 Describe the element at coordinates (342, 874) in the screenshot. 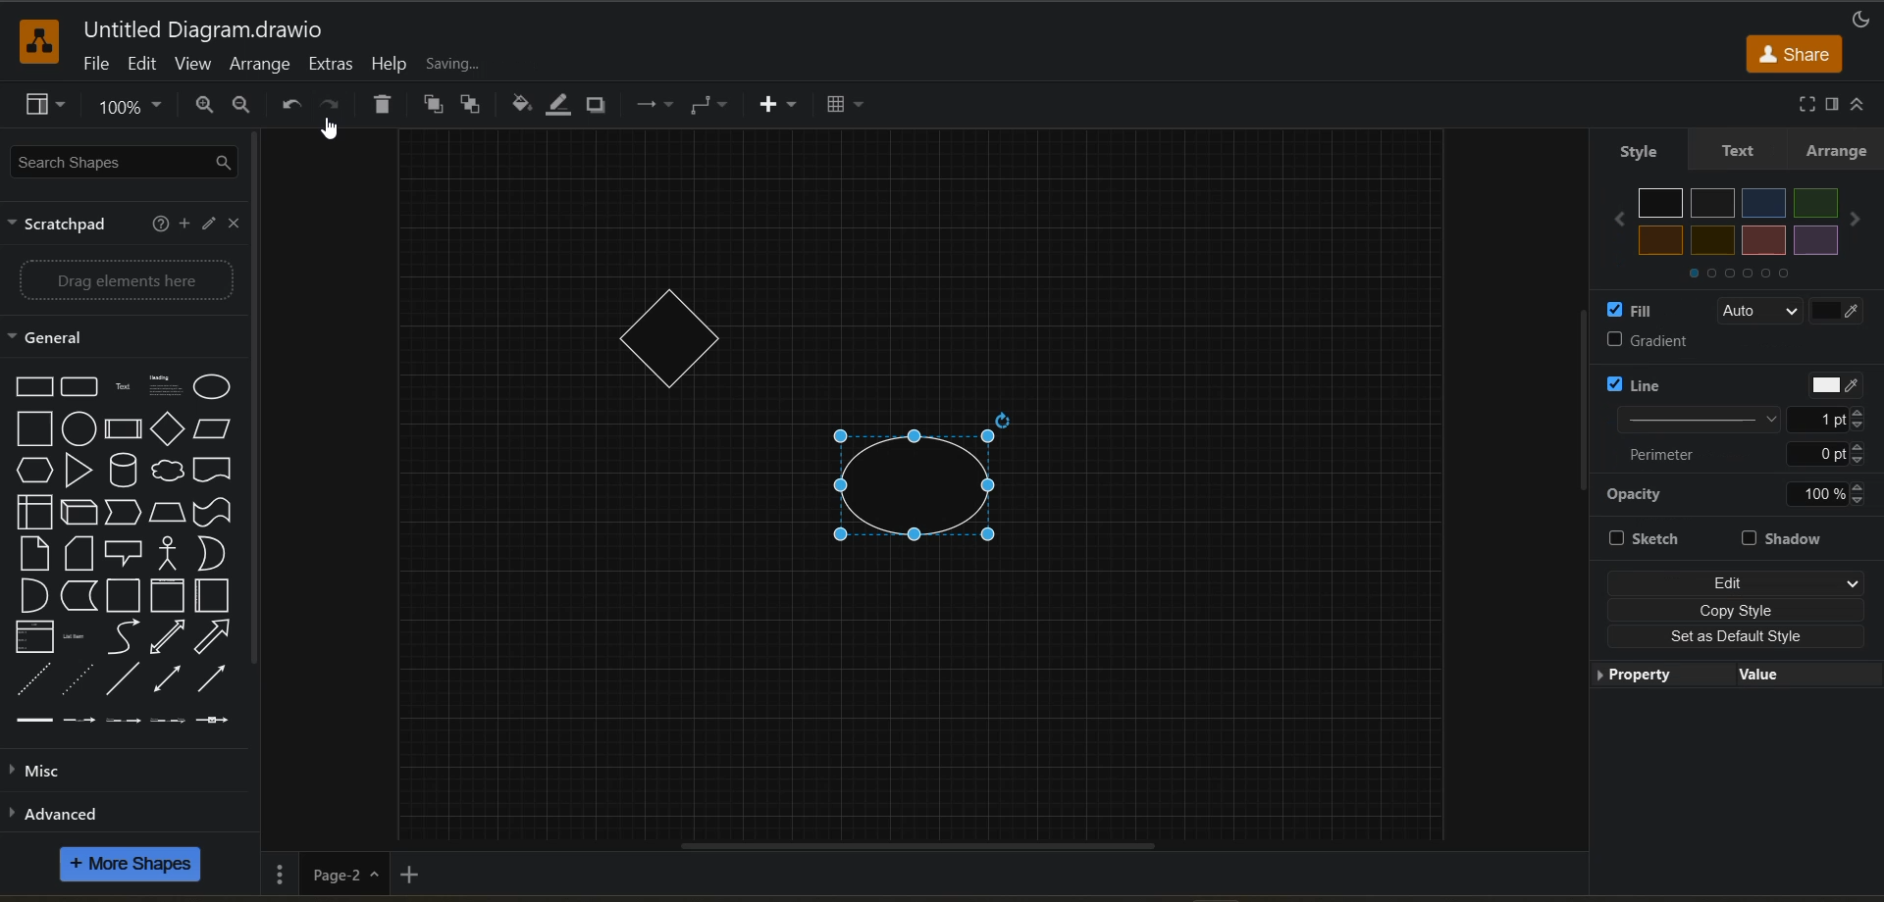

I see `page name` at that location.